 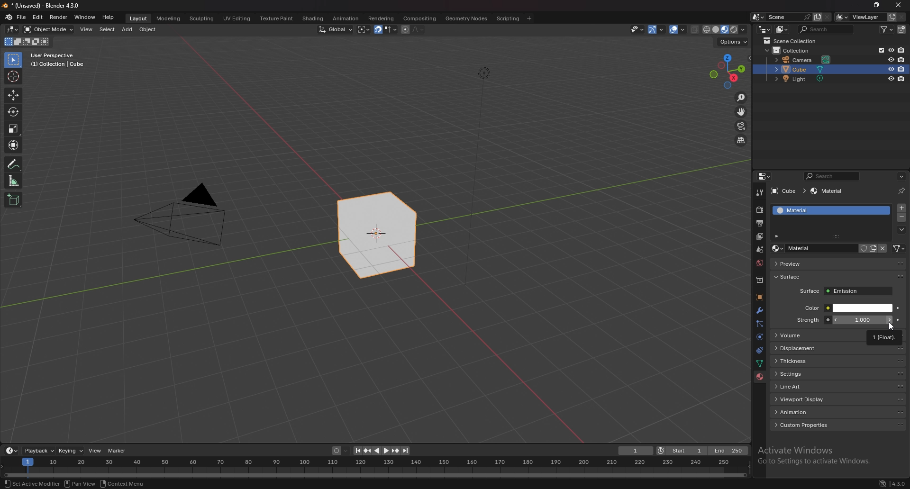 I want to click on displacement, so click(x=838, y=348).